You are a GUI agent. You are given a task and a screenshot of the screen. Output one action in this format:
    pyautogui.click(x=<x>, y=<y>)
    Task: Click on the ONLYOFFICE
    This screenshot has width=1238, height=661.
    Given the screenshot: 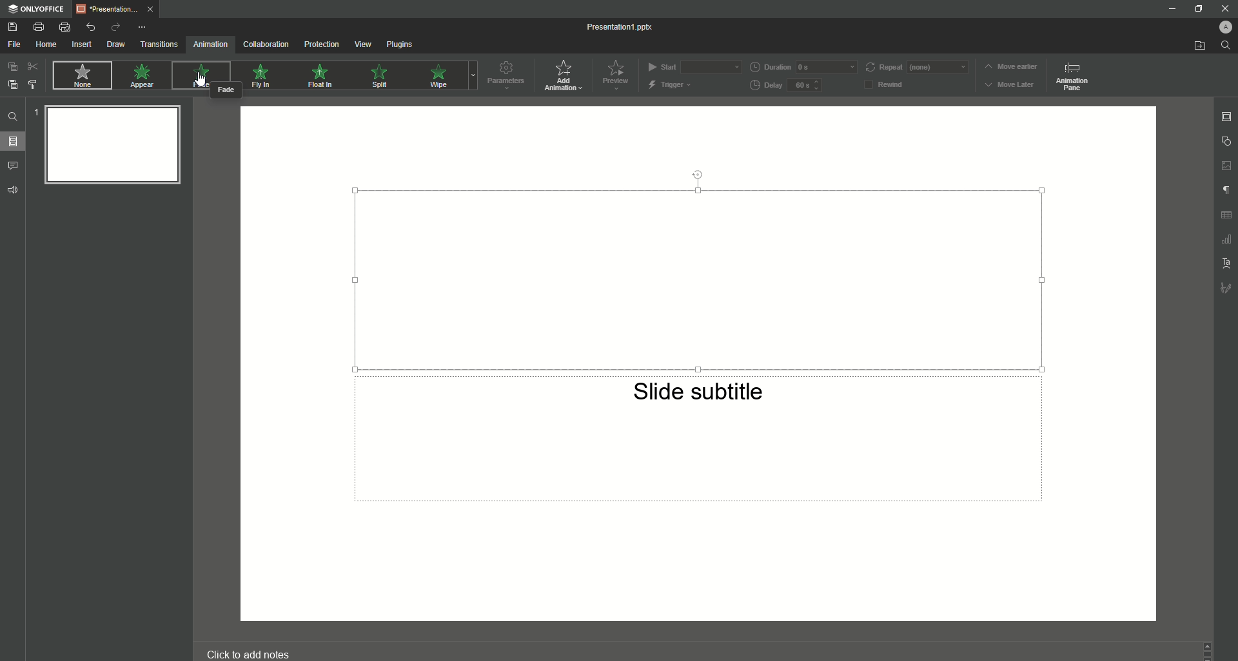 What is the action you would take?
    pyautogui.click(x=35, y=9)
    